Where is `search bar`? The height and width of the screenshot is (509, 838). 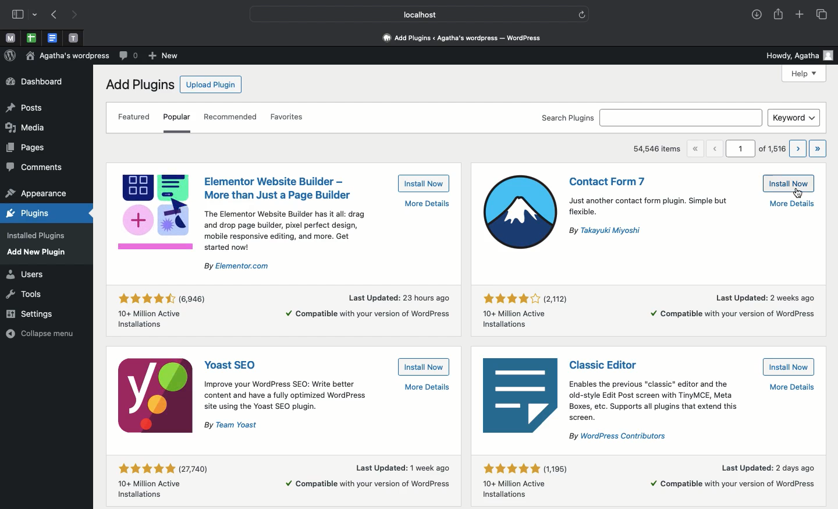 search bar is located at coordinates (682, 117).